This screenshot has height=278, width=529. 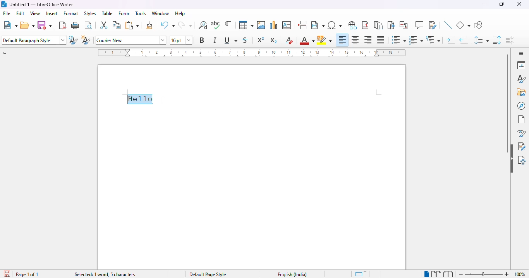 What do you see at coordinates (463, 25) in the screenshot?
I see `basic shapes` at bounding box center [463, 25].